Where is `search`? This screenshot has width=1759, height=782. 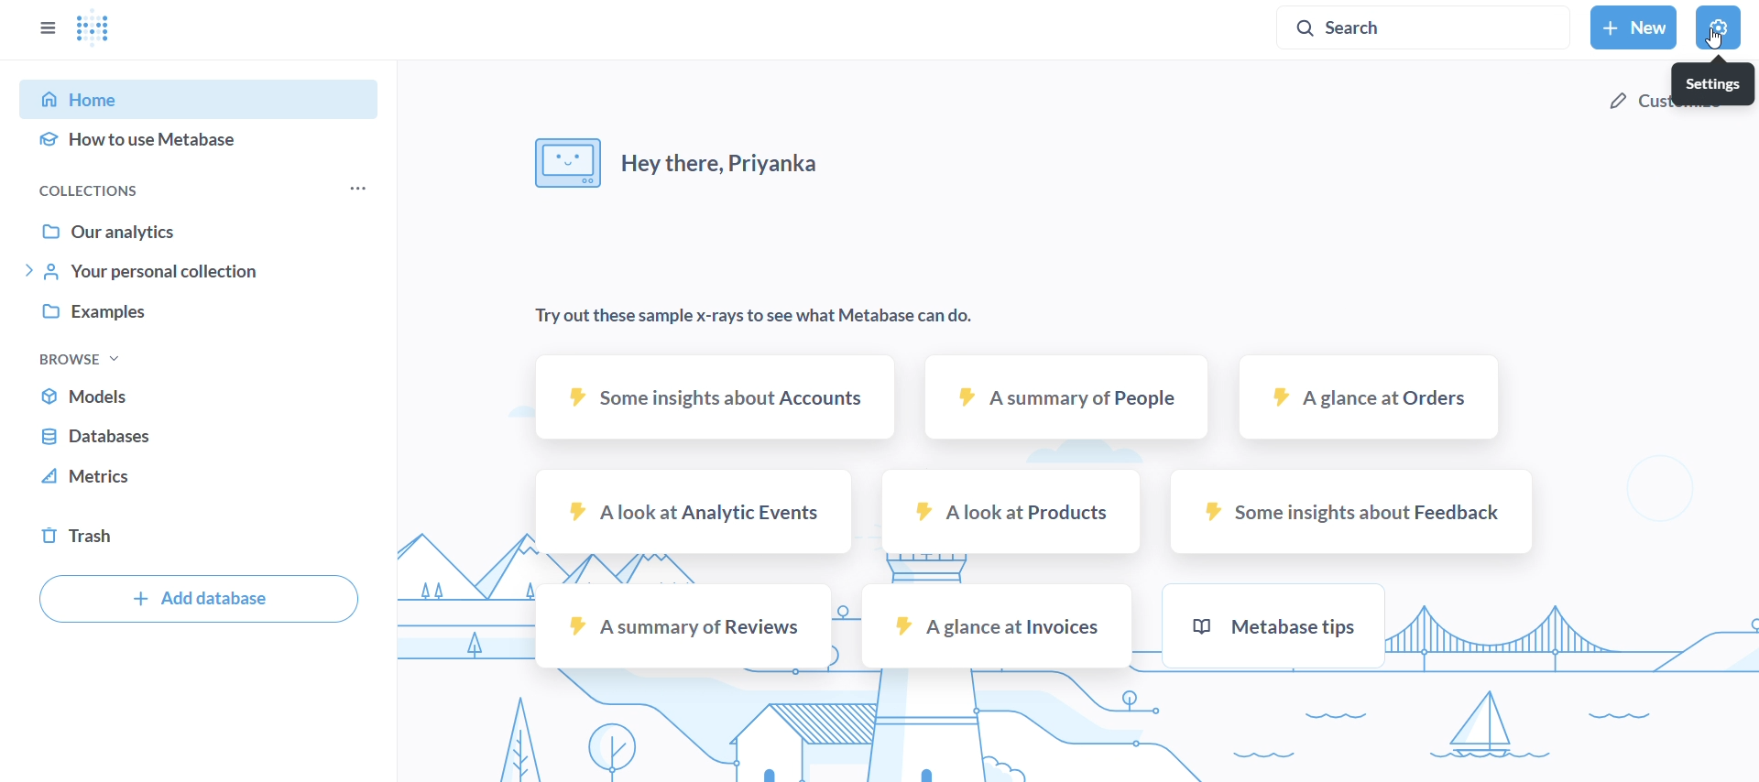
search is located at coordinates (1426, 28).